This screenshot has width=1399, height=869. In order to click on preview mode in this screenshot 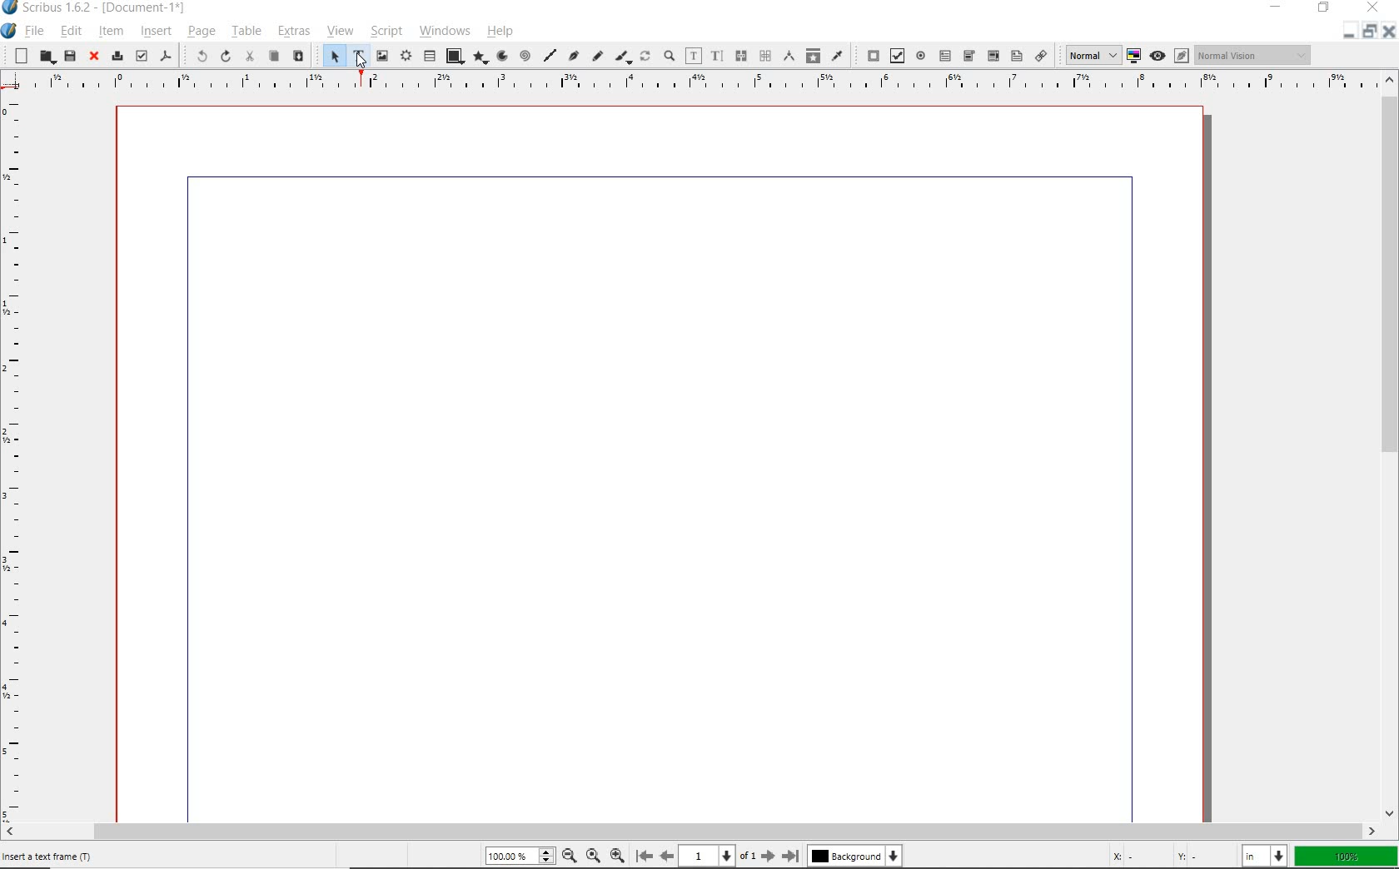, I will do `click(1158, 56)`.